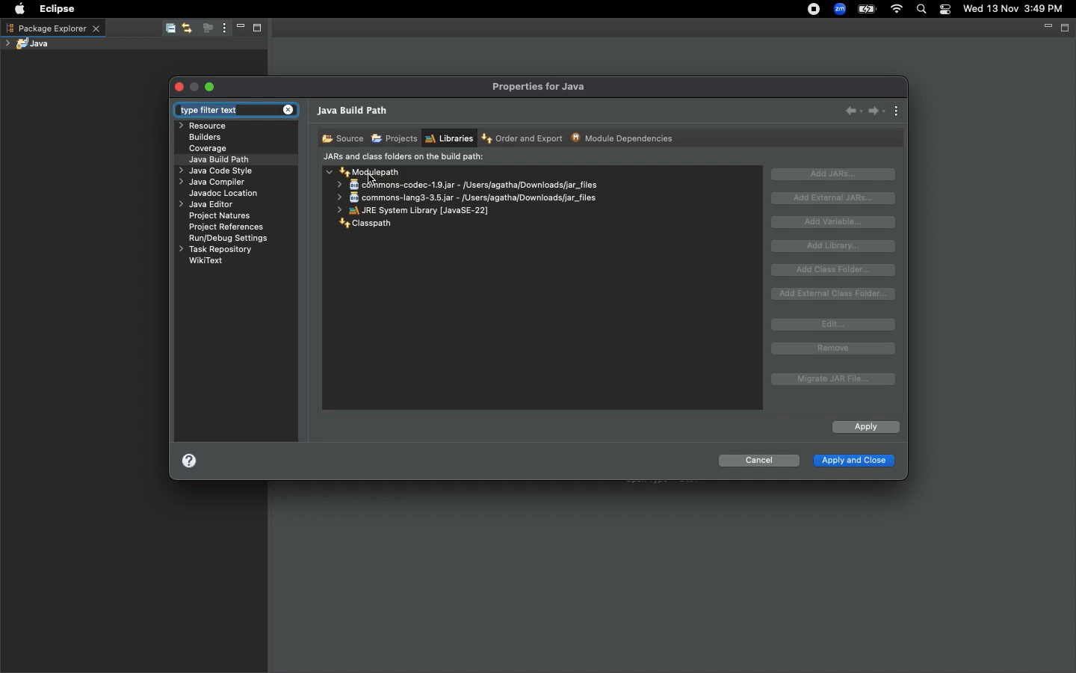 The width and height of the screenshot is (1076, 673). I want to click on Java editor, so click(208, 205).